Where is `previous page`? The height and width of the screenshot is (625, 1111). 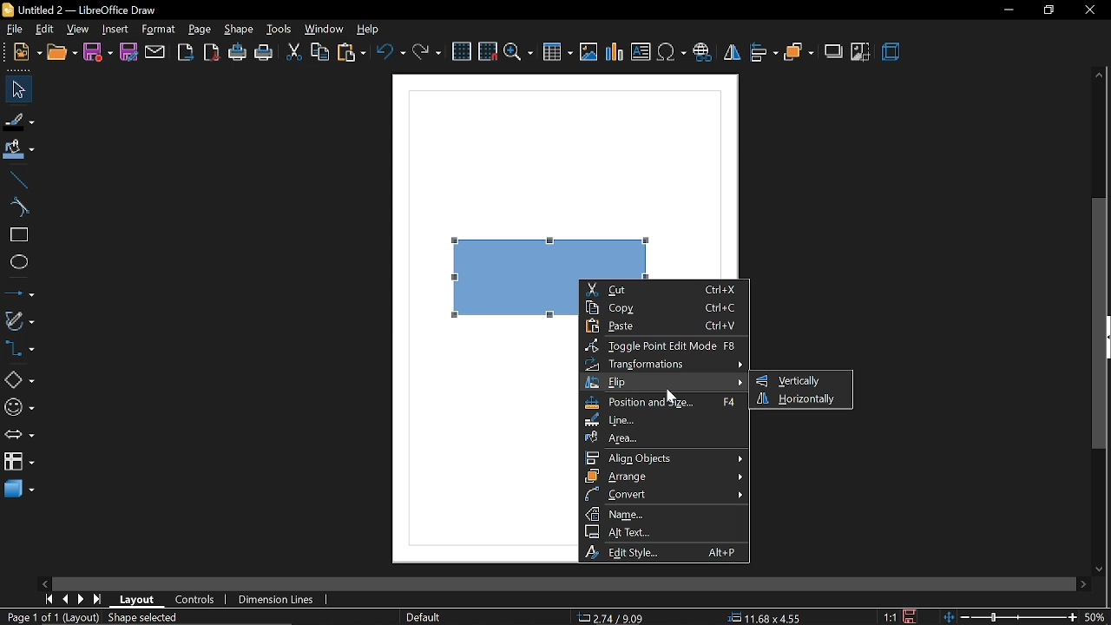
previous page is located at coordinates (67, 600).